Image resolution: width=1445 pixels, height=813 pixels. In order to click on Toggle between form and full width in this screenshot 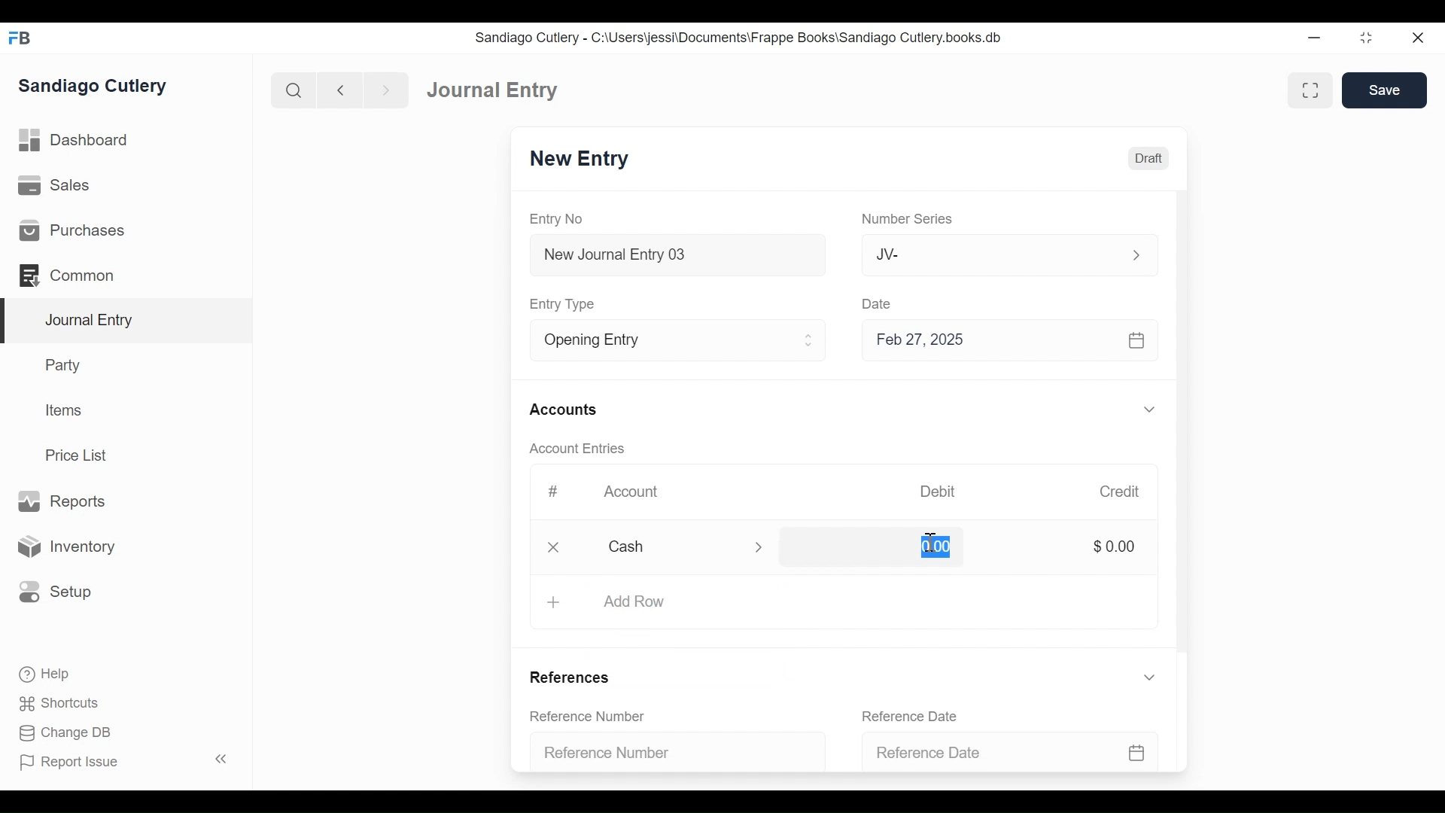, I will do `click(1310, 90)`.